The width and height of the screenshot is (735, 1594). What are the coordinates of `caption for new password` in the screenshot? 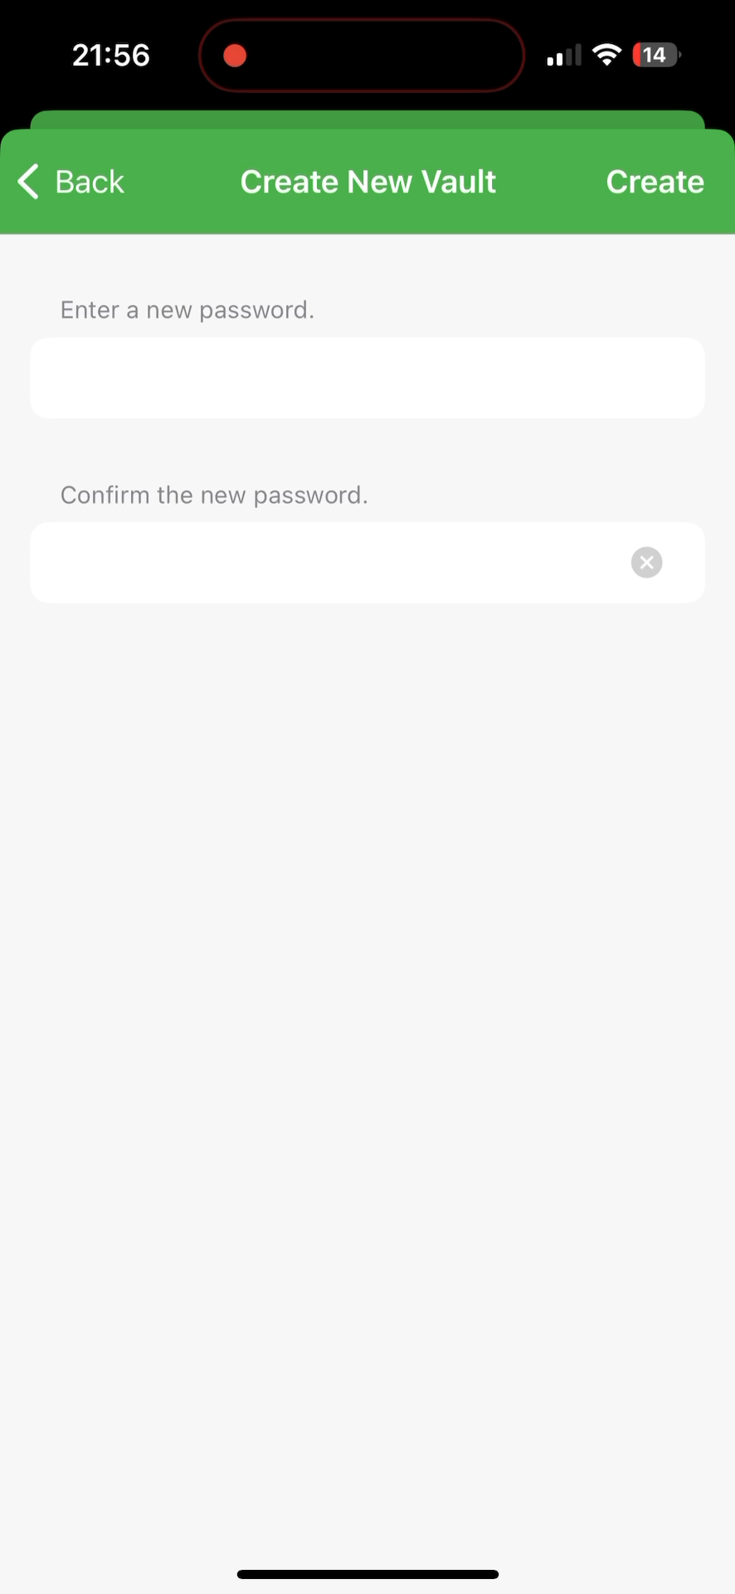 It's located at (326, 379).